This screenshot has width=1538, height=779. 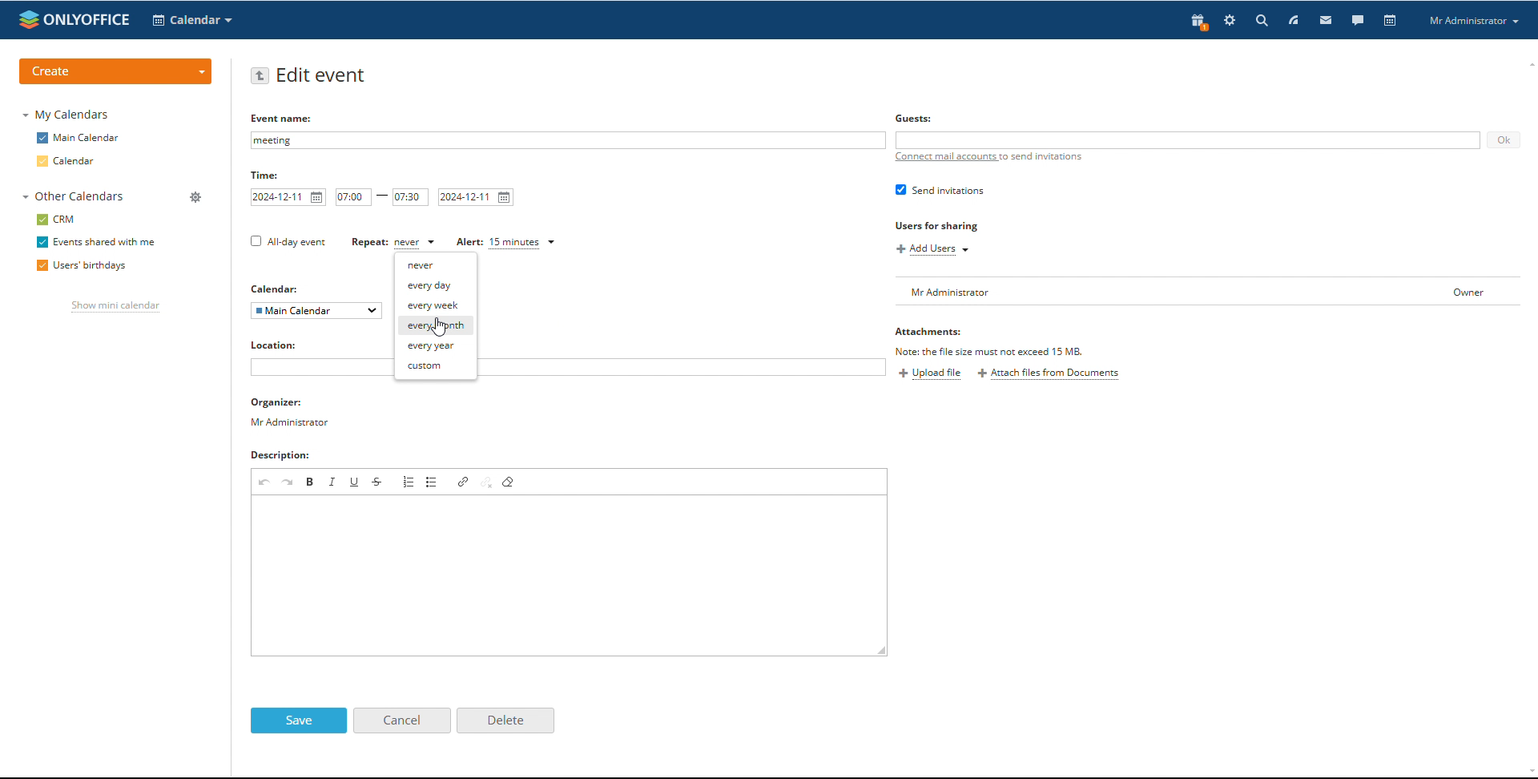 I want to click on alert type, so click(x=505, y=243).